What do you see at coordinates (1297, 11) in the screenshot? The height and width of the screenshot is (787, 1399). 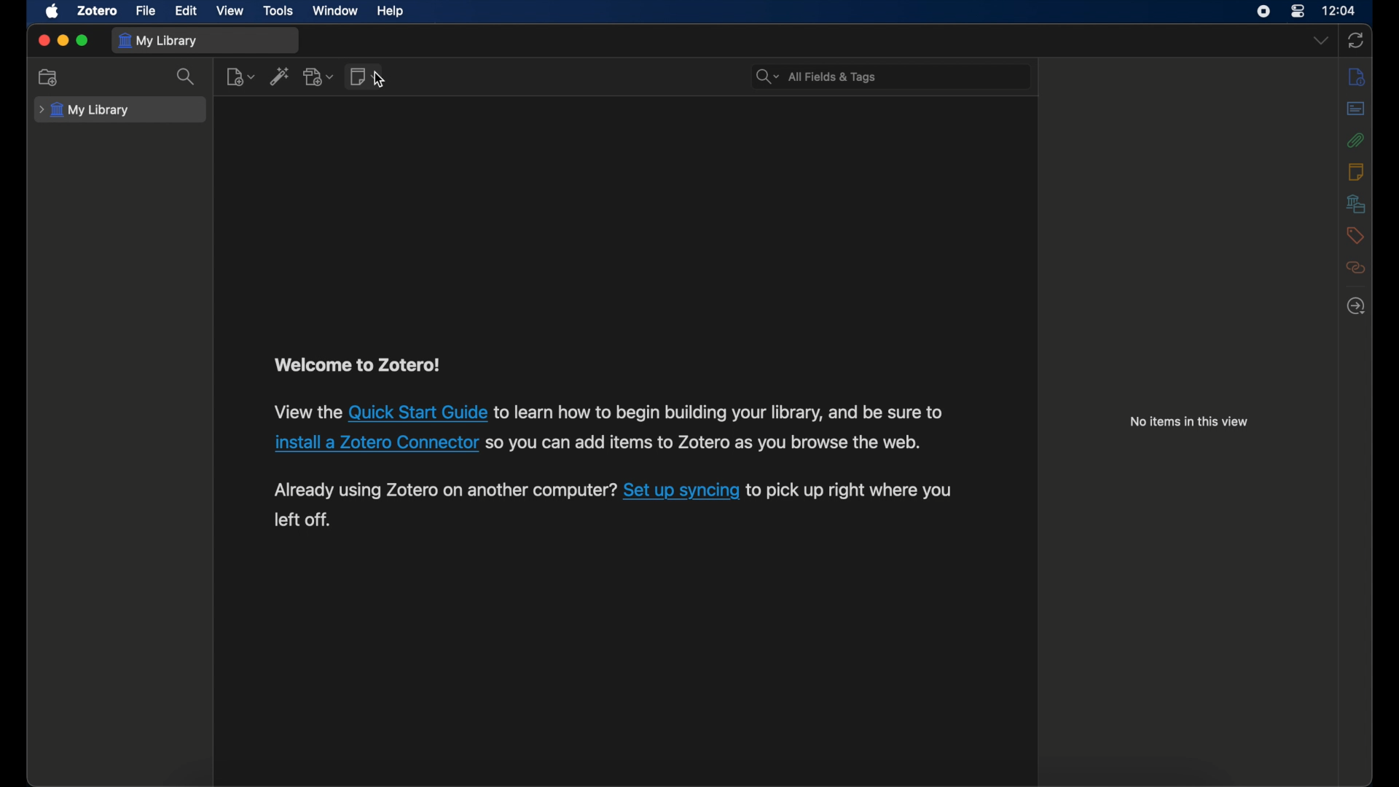 I see `control center` at bounding box center [1297, 11].